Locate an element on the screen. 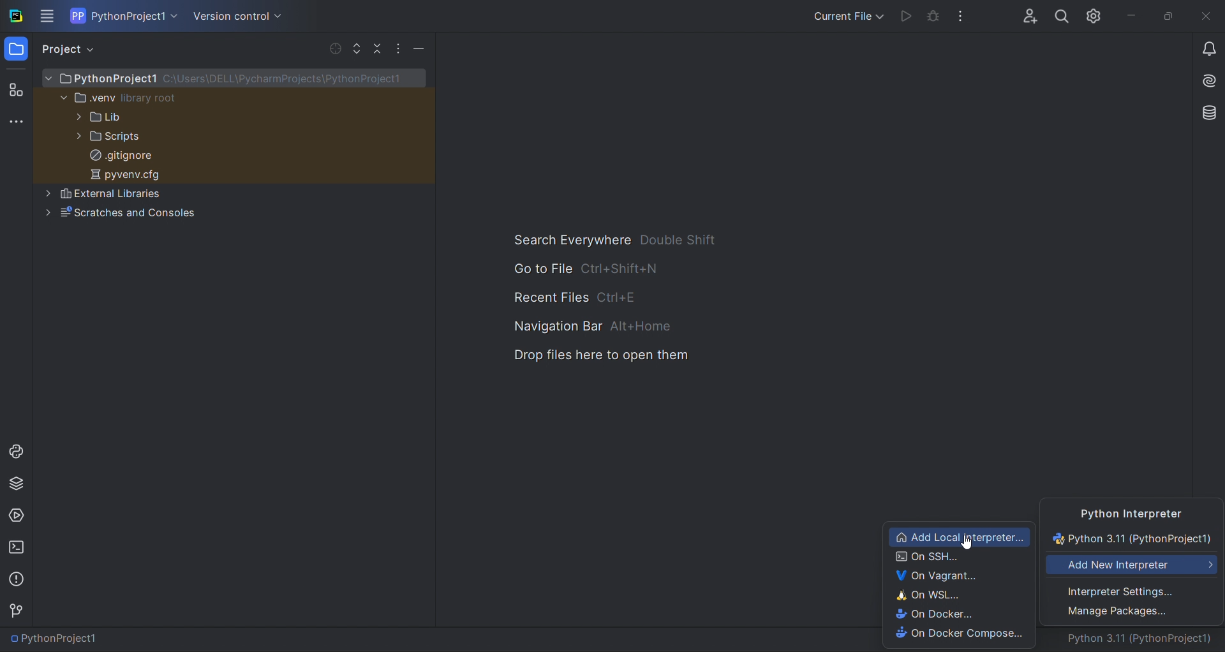 The width and height of the screenshot is (1225, 652). python console is located at coordinates (15, 450).